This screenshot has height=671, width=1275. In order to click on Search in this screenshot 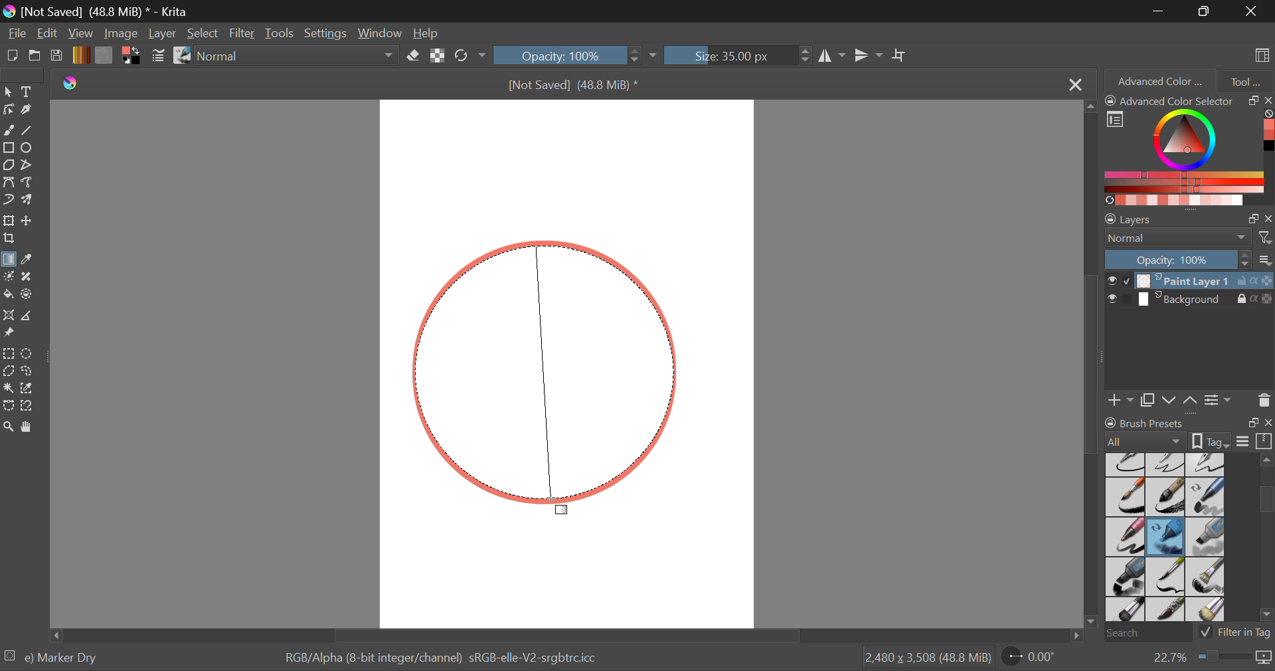, I will do `click(1144, 634)`.